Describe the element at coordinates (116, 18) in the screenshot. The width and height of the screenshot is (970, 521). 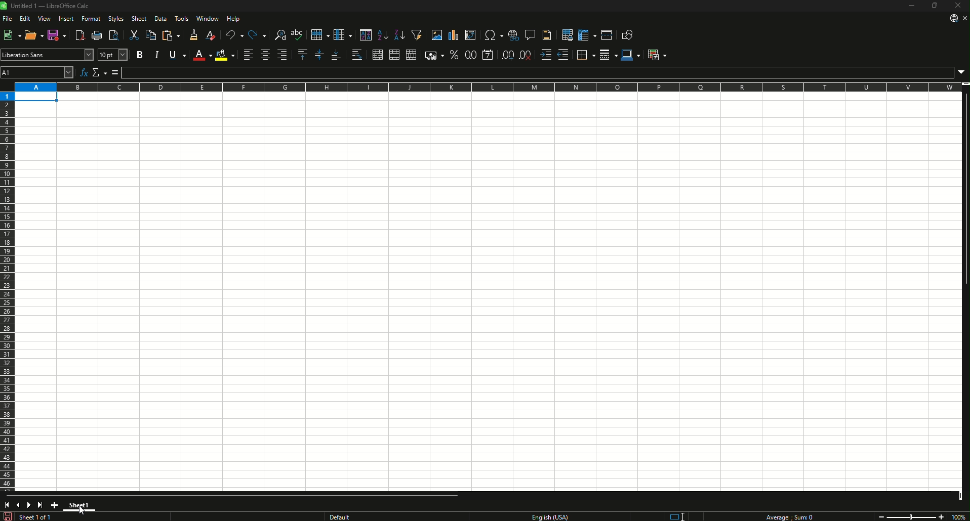
I see `Styles` at that location.